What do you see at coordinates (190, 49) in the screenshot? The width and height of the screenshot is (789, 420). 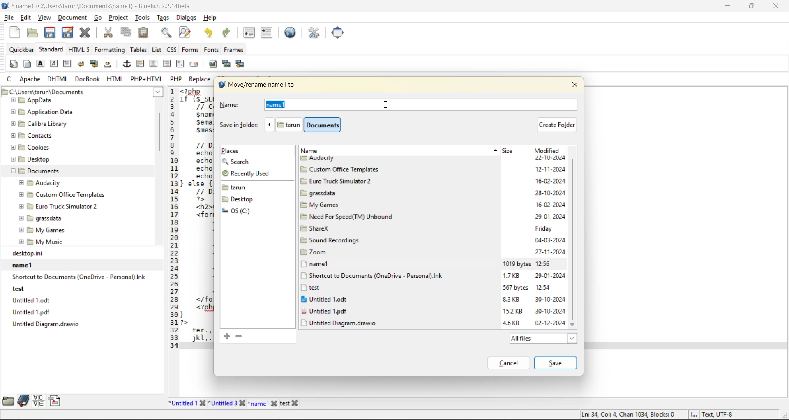 I see `forms` at bounding box center [190, 49].